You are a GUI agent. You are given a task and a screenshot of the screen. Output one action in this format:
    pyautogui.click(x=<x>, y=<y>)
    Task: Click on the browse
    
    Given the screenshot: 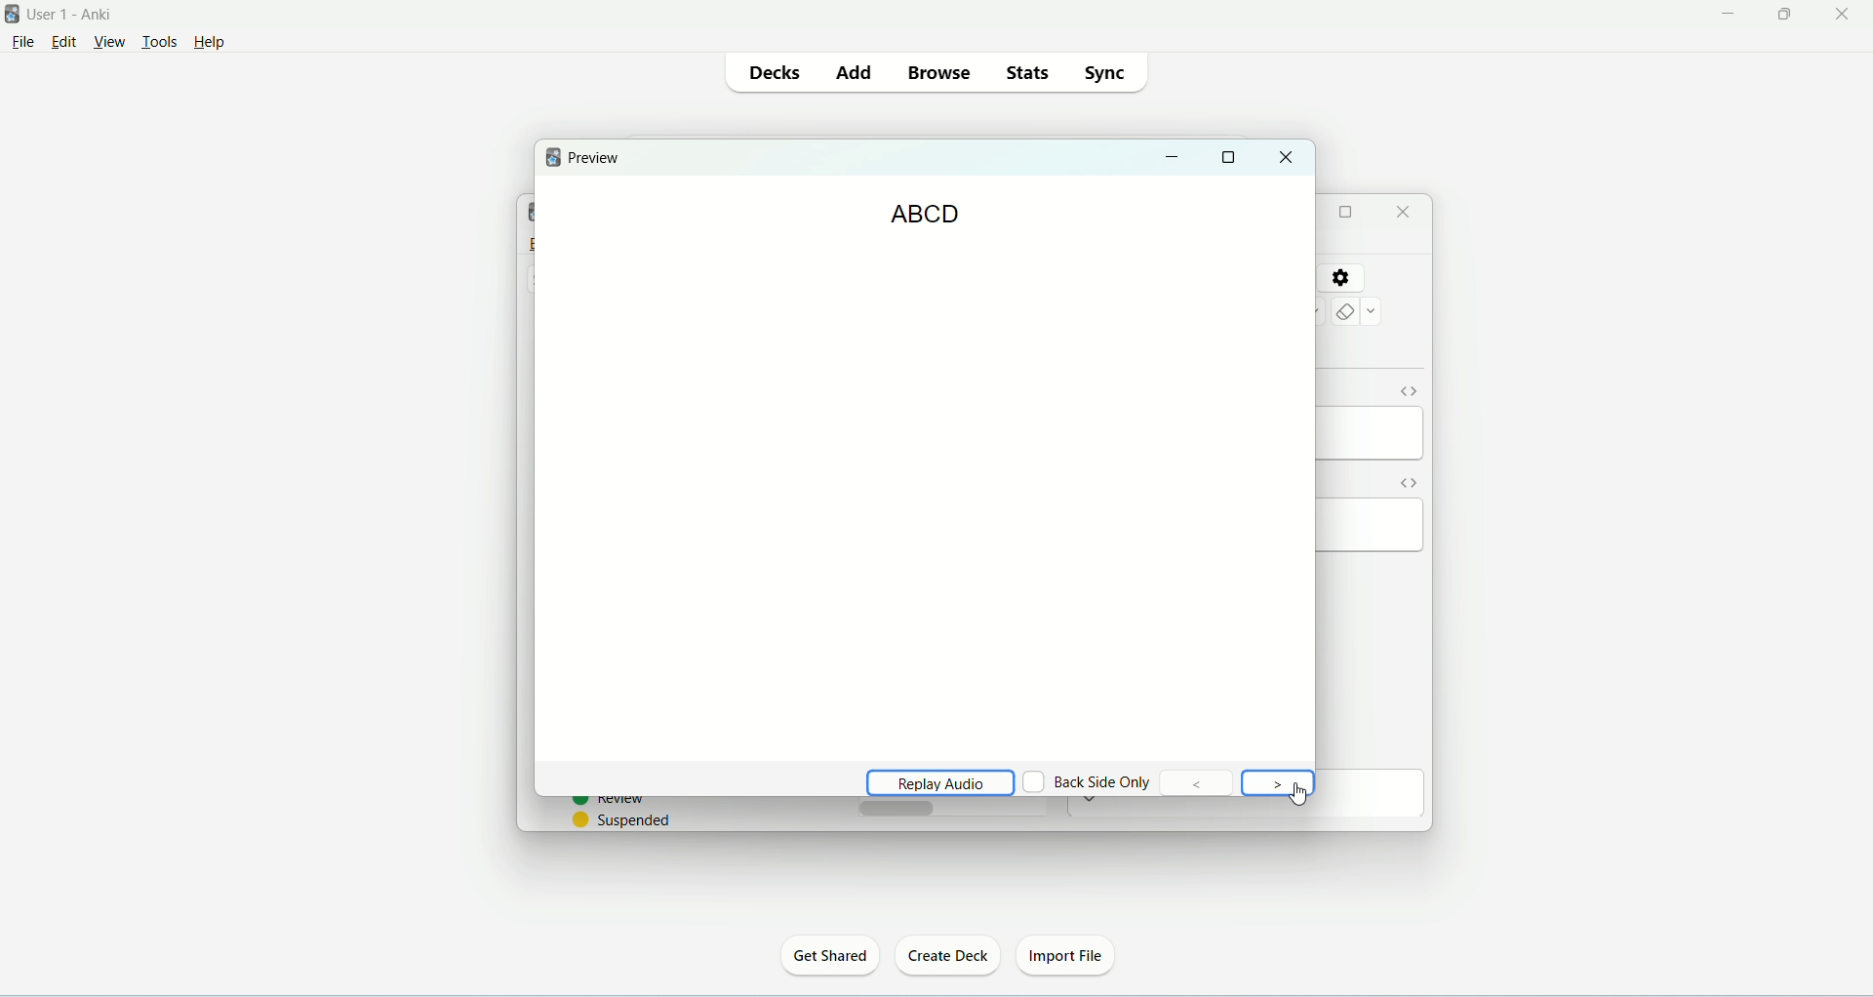 What is the action you would take?
    pyautogui.click(x=939, y=72)
    